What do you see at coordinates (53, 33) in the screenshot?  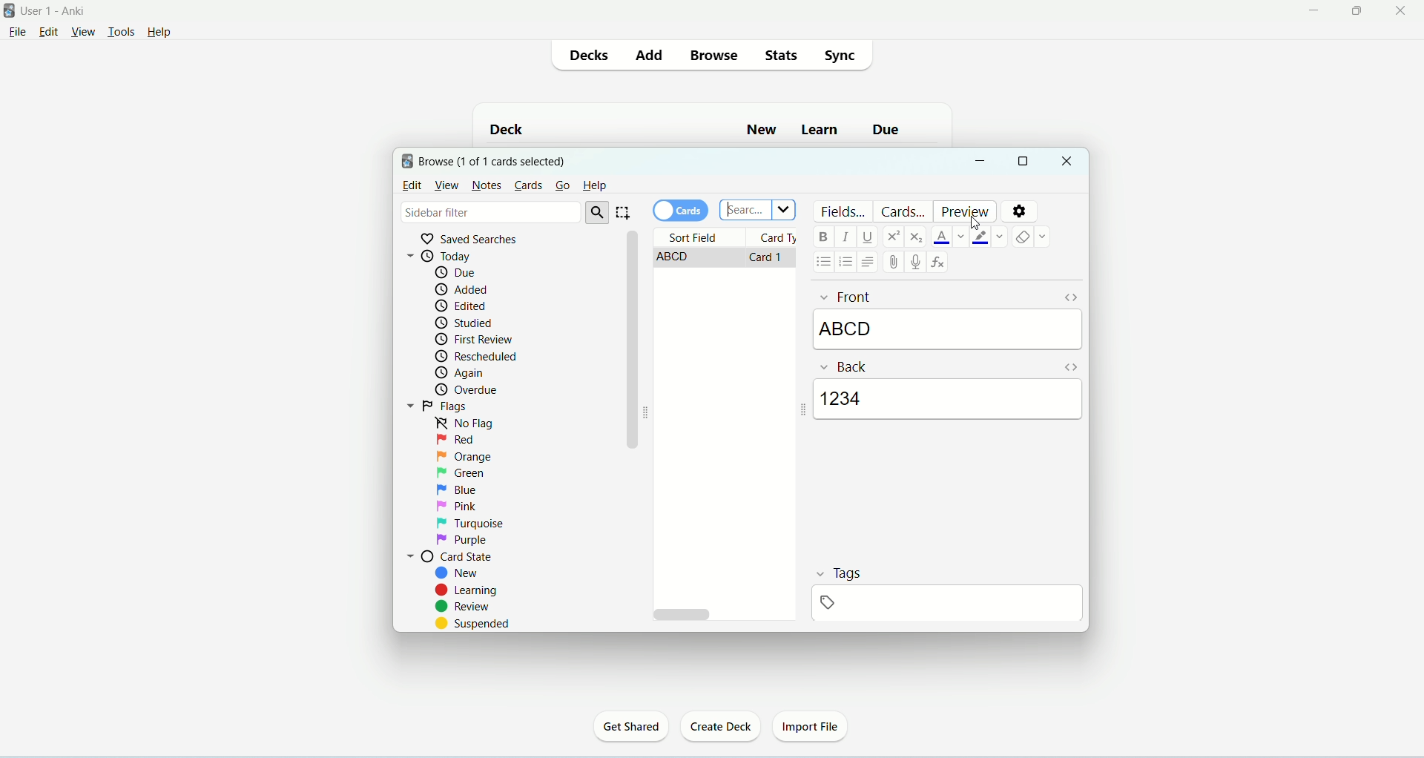 I see `edit` at bounding box center [53, 33].